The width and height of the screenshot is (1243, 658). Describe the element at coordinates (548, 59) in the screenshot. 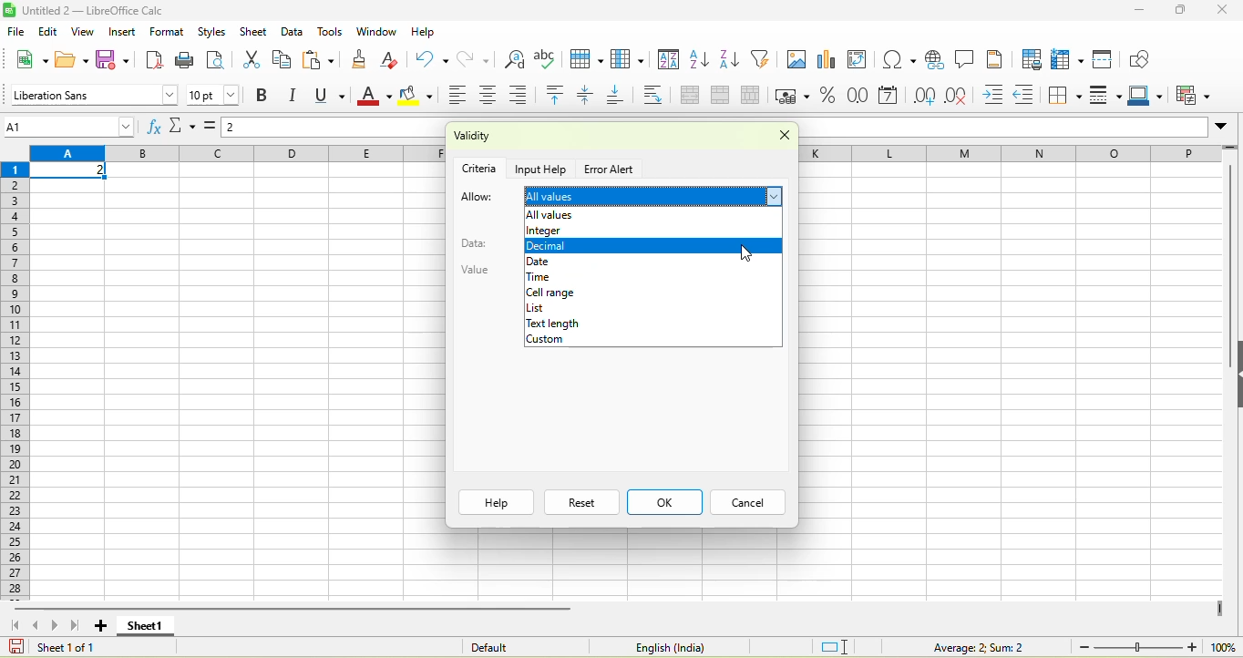

I see `spelling` at that location.